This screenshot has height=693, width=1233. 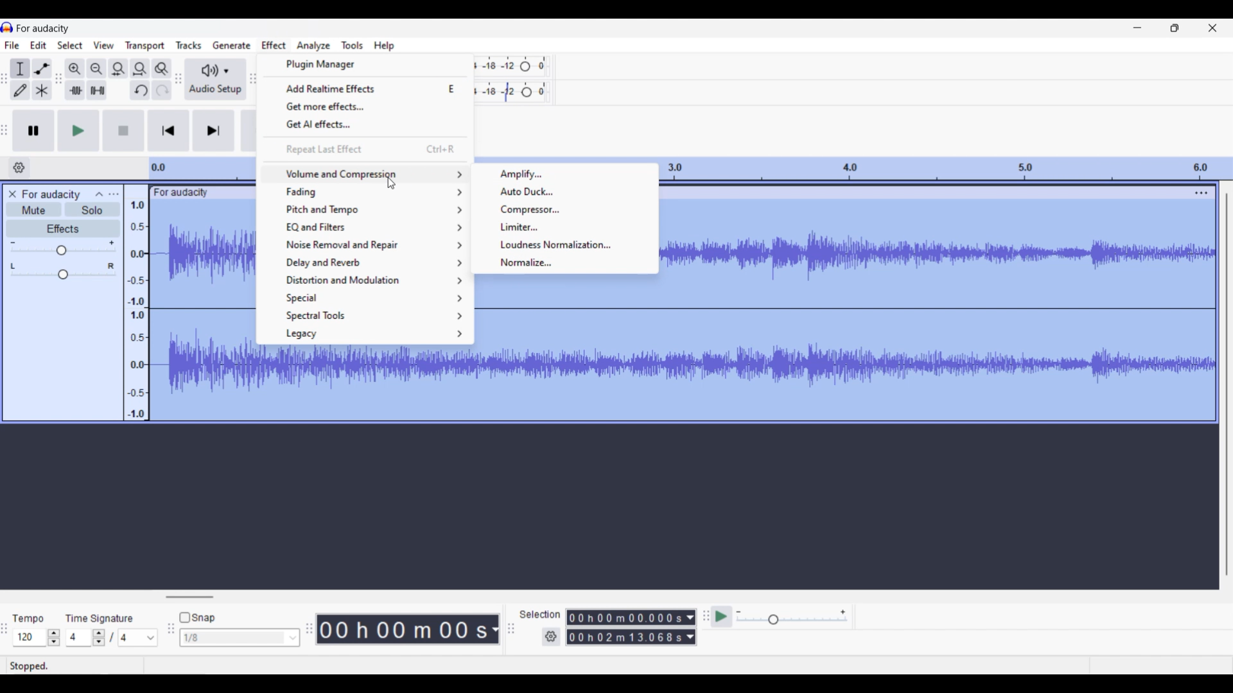 What do you see at coordinates (385, 46) in the screenshot?
I see `Help menu` at bounding box center [385, 46].